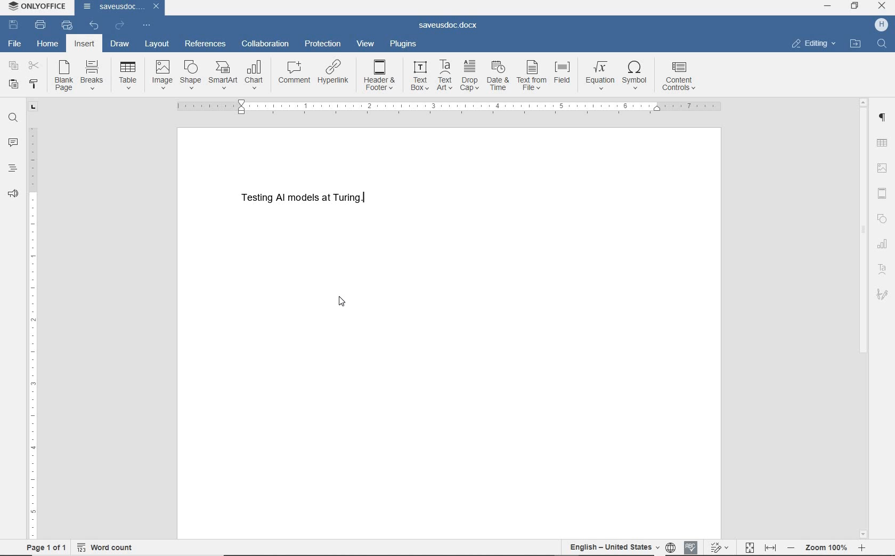 This screenshot has width=895, height=556. I want to click on equation, so click(601, 75).